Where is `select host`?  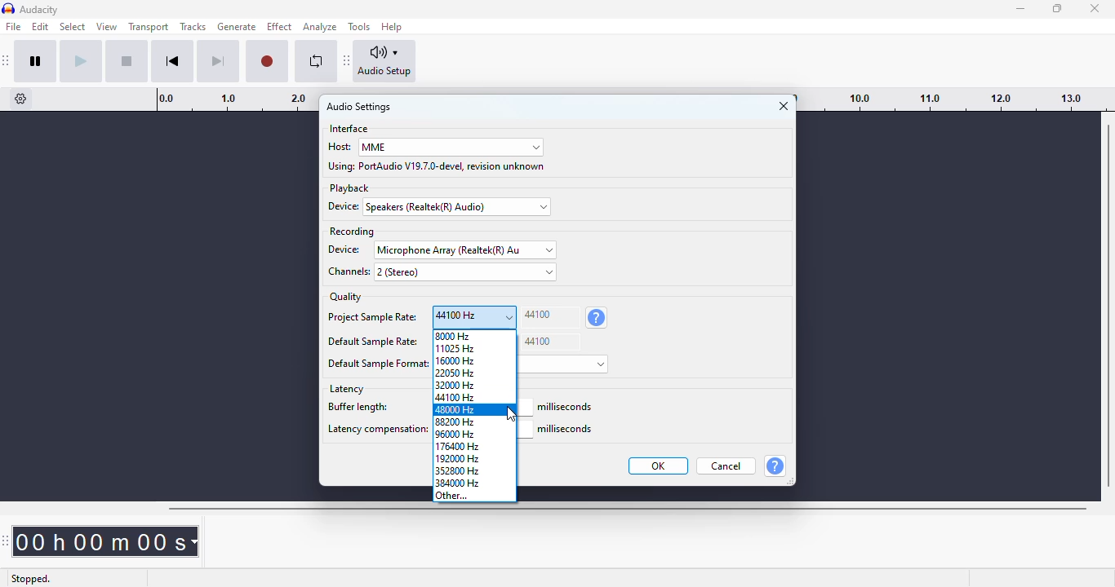 select host is located at coordinates (451, 148).